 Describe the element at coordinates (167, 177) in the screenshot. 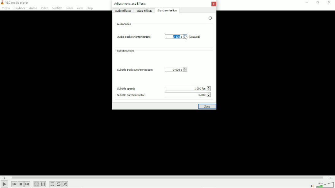

I see `Play duration` at that location.